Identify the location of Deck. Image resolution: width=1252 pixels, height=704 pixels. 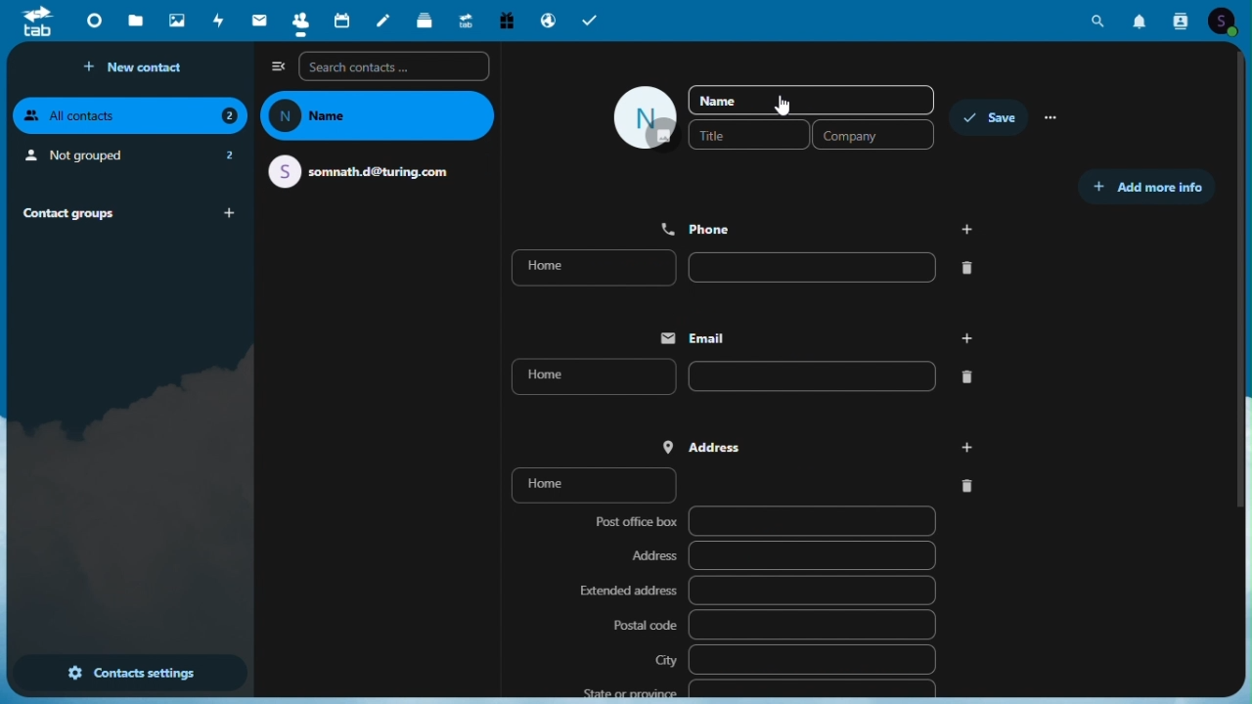
(426, 20).